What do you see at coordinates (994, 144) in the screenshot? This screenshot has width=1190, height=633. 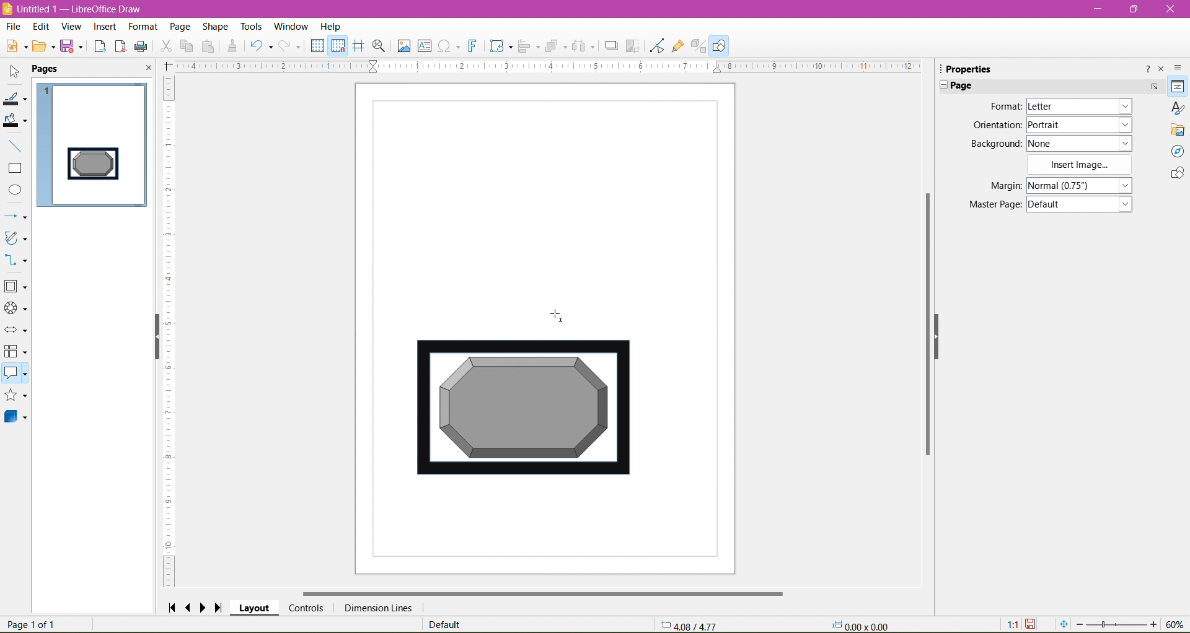 I see `Background` at bounding box center [994, 144].